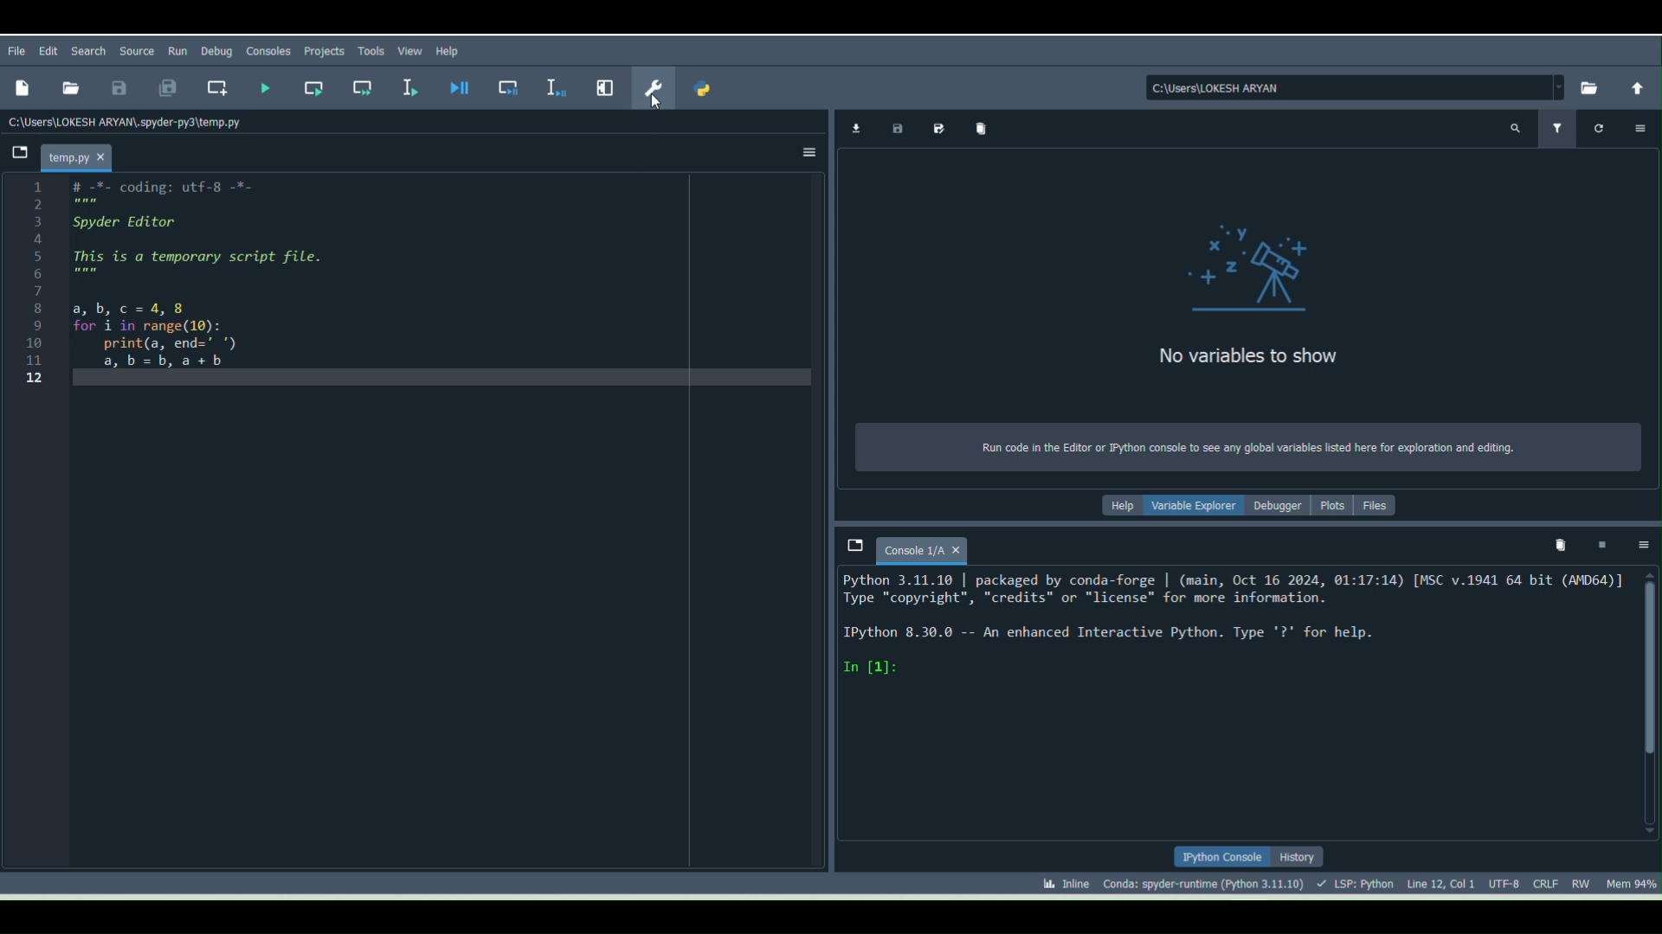  What do you see at coordinates (1251, 442) in the screenshot?
I see `Text` at bounding box center [1251, 442].